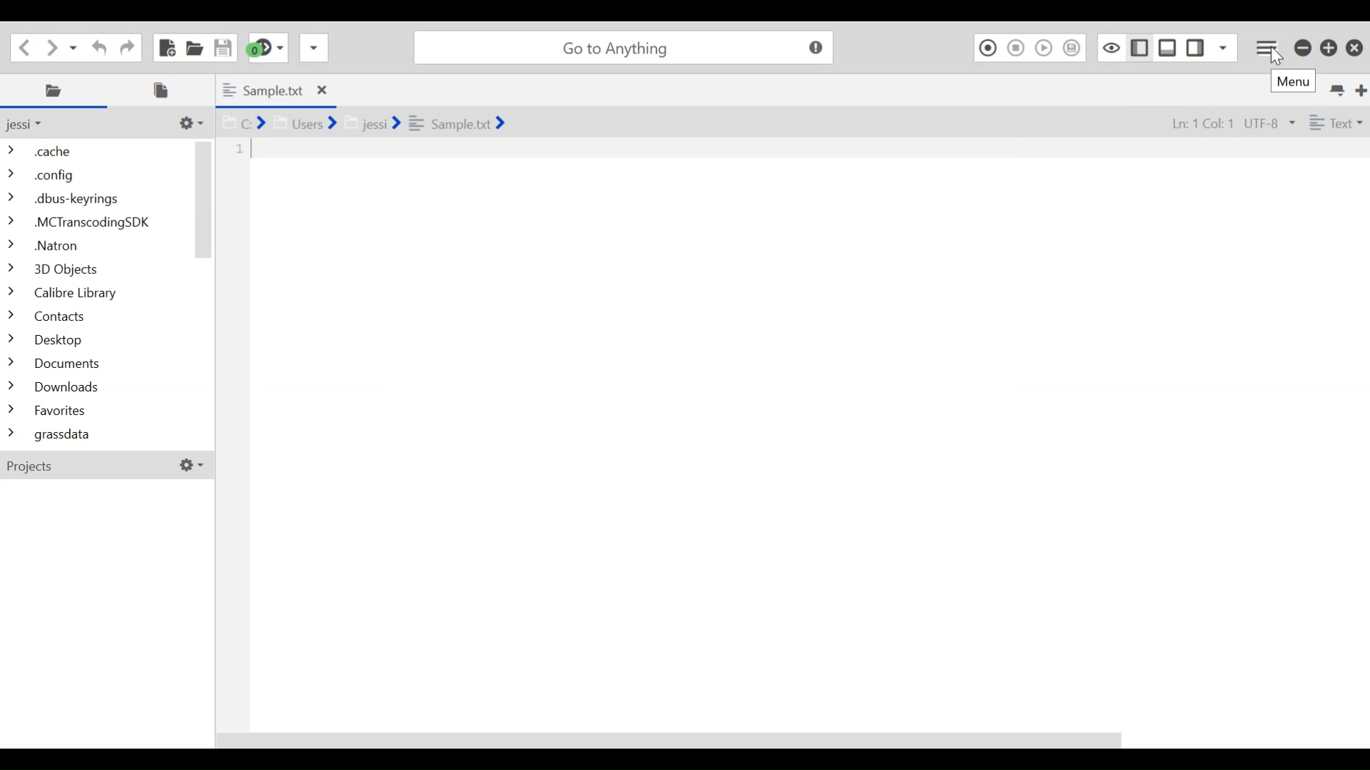 The height and width of the screenshot is (770, 1370). What do you see at coordinates (1110, 47) in the screenshot?
I see `Toggle focus mode` at bounding box center [1110, 47].